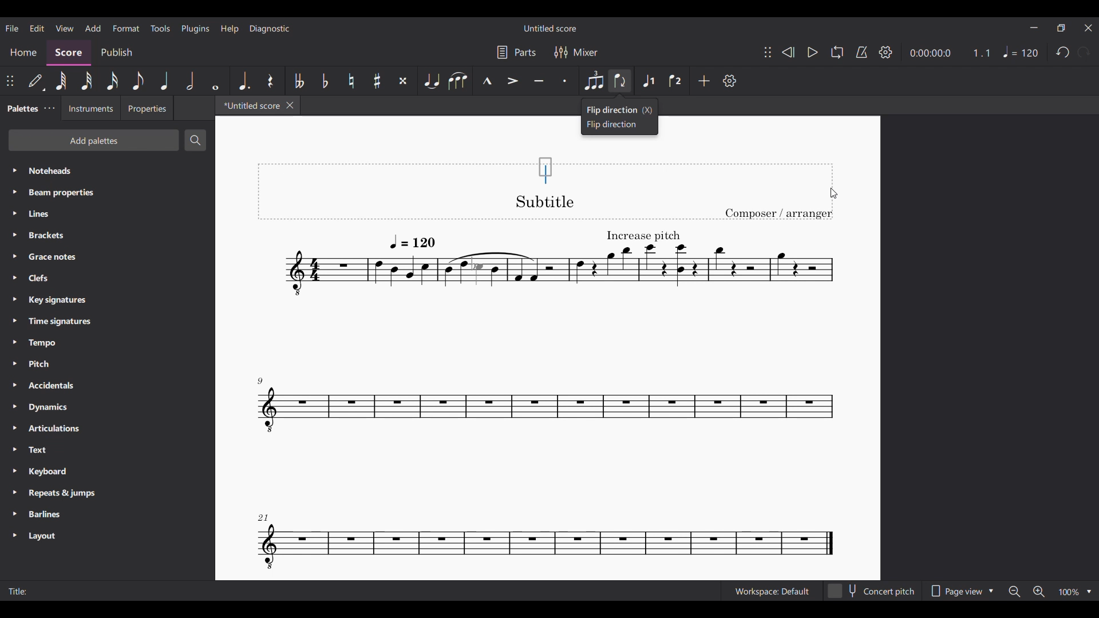  Describe the element at coordinates (108, 171) in the screenshot. I see `Noteheads` at that location.